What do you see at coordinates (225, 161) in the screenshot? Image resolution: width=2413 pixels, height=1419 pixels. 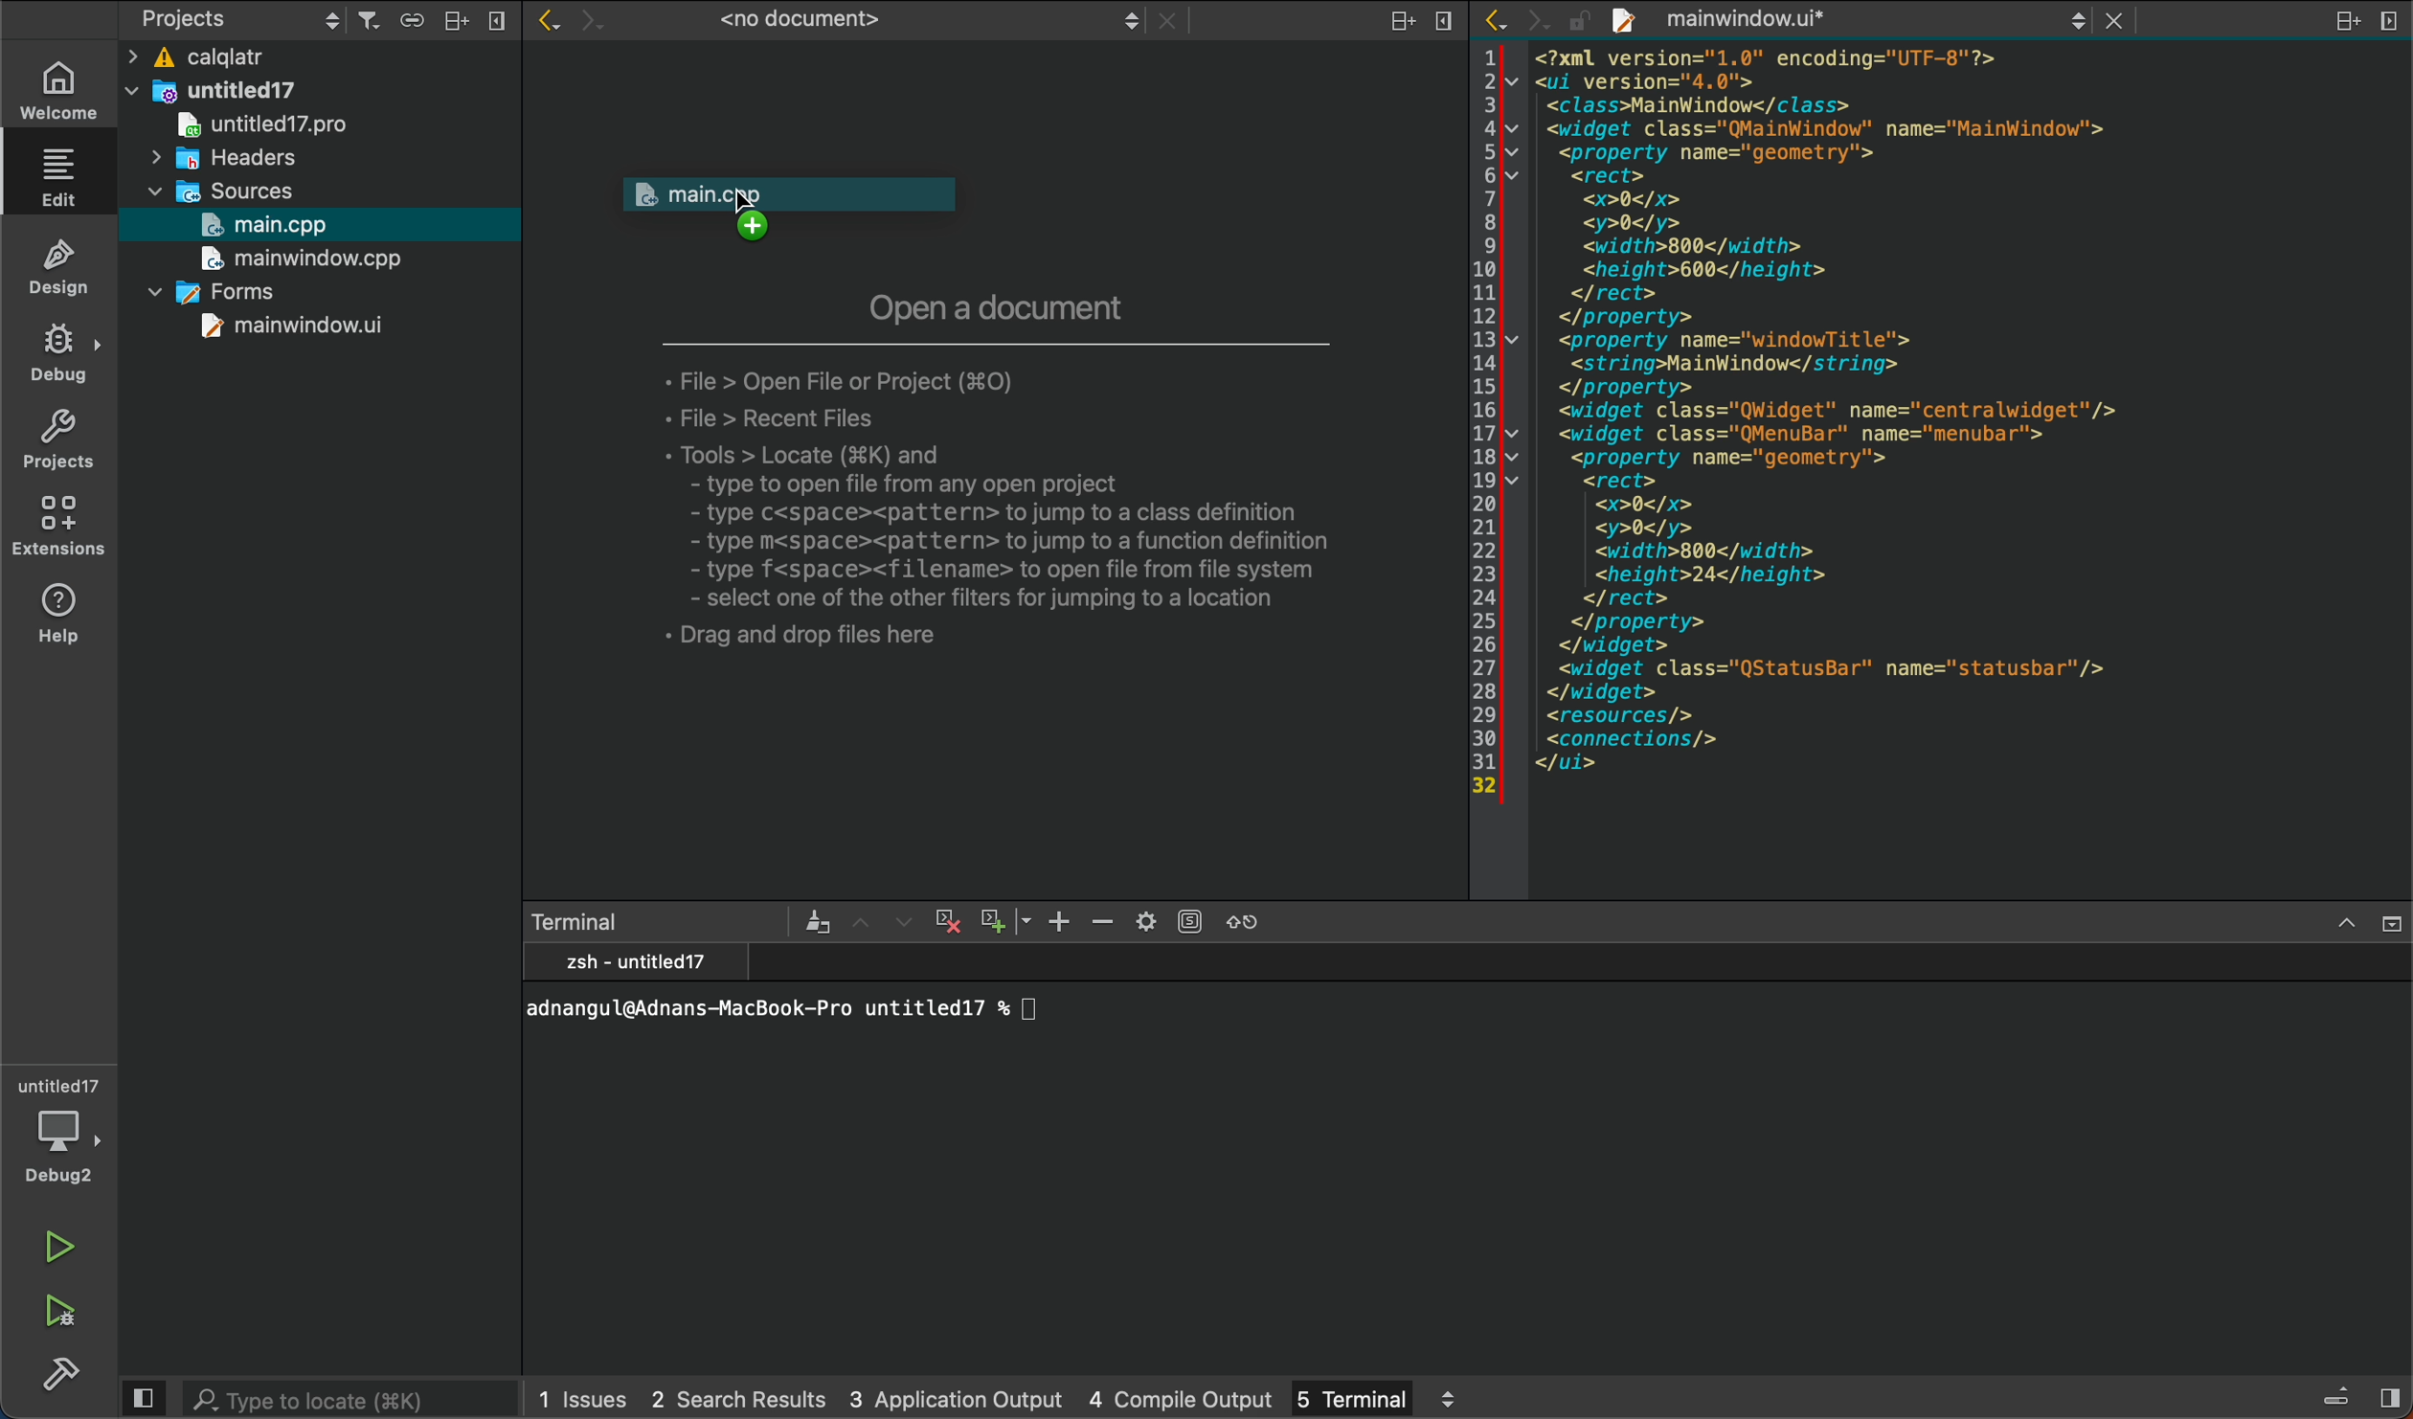 I see `headers` at bounding box center [225, 161].